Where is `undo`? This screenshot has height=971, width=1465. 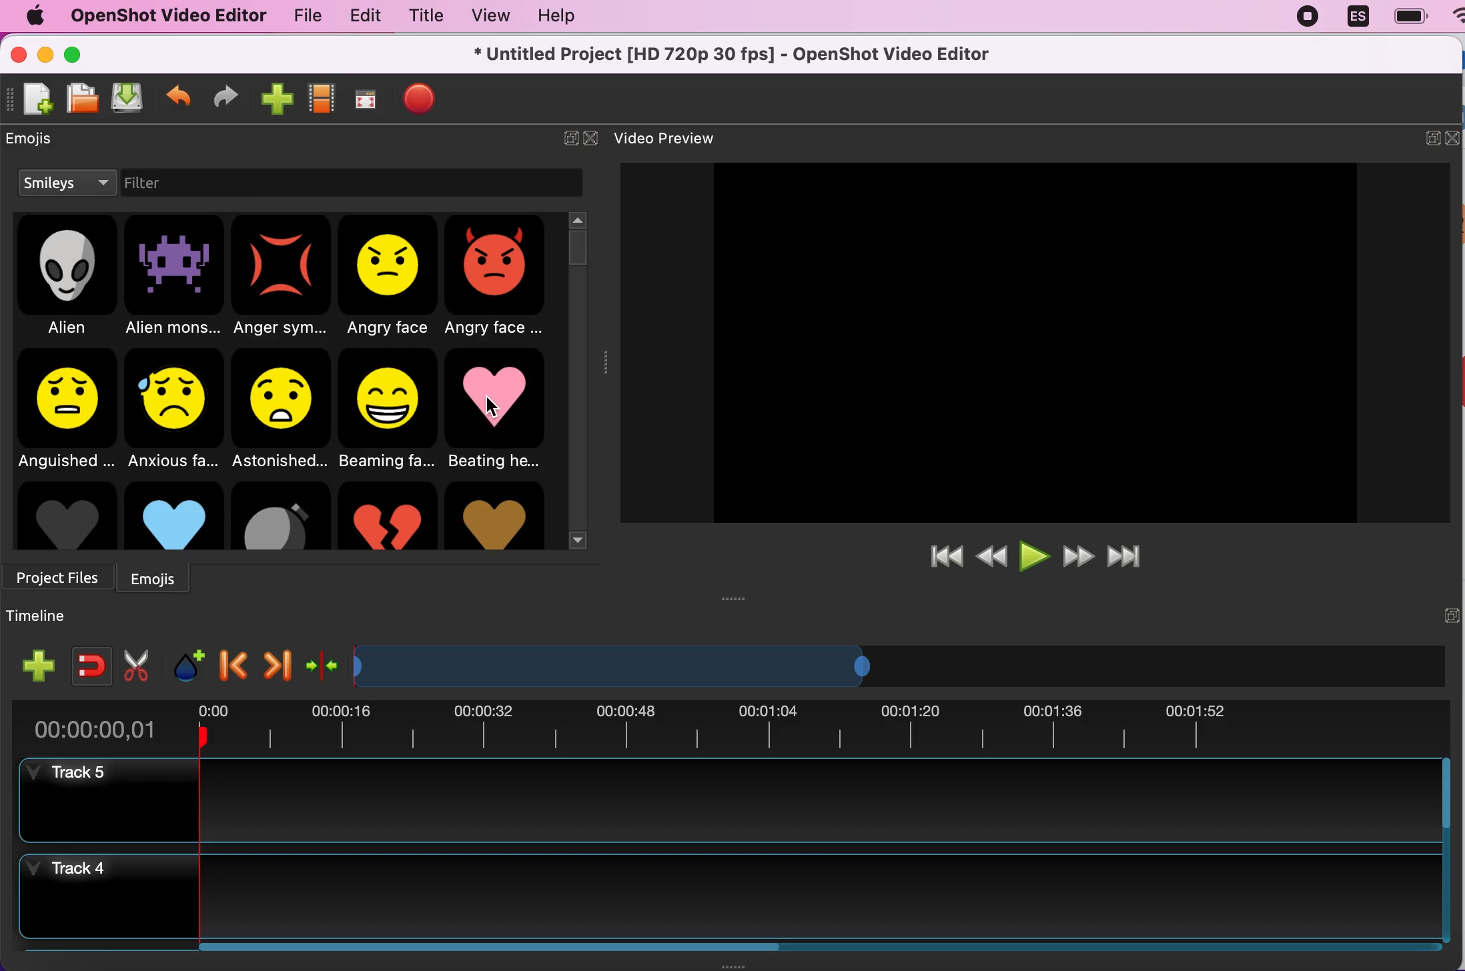
undo is located at coordinates (179, 93).